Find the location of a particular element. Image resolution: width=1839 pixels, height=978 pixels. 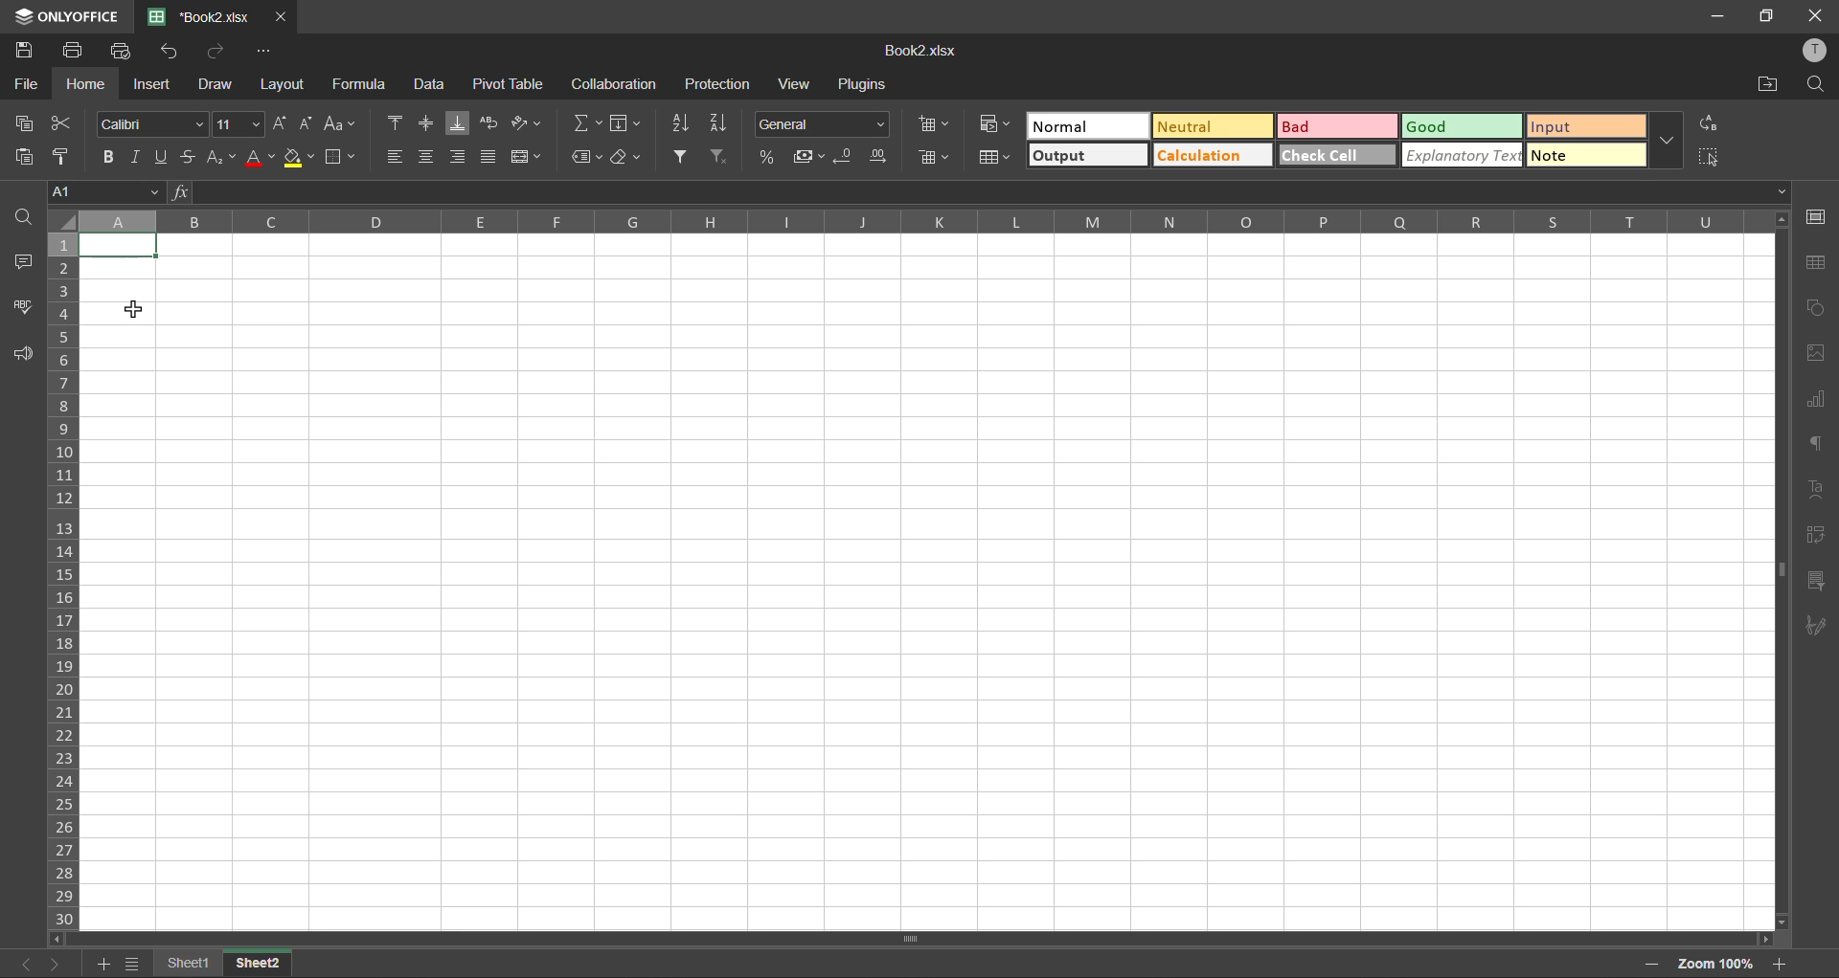

increase decimal is located at coordinates (883, 157).